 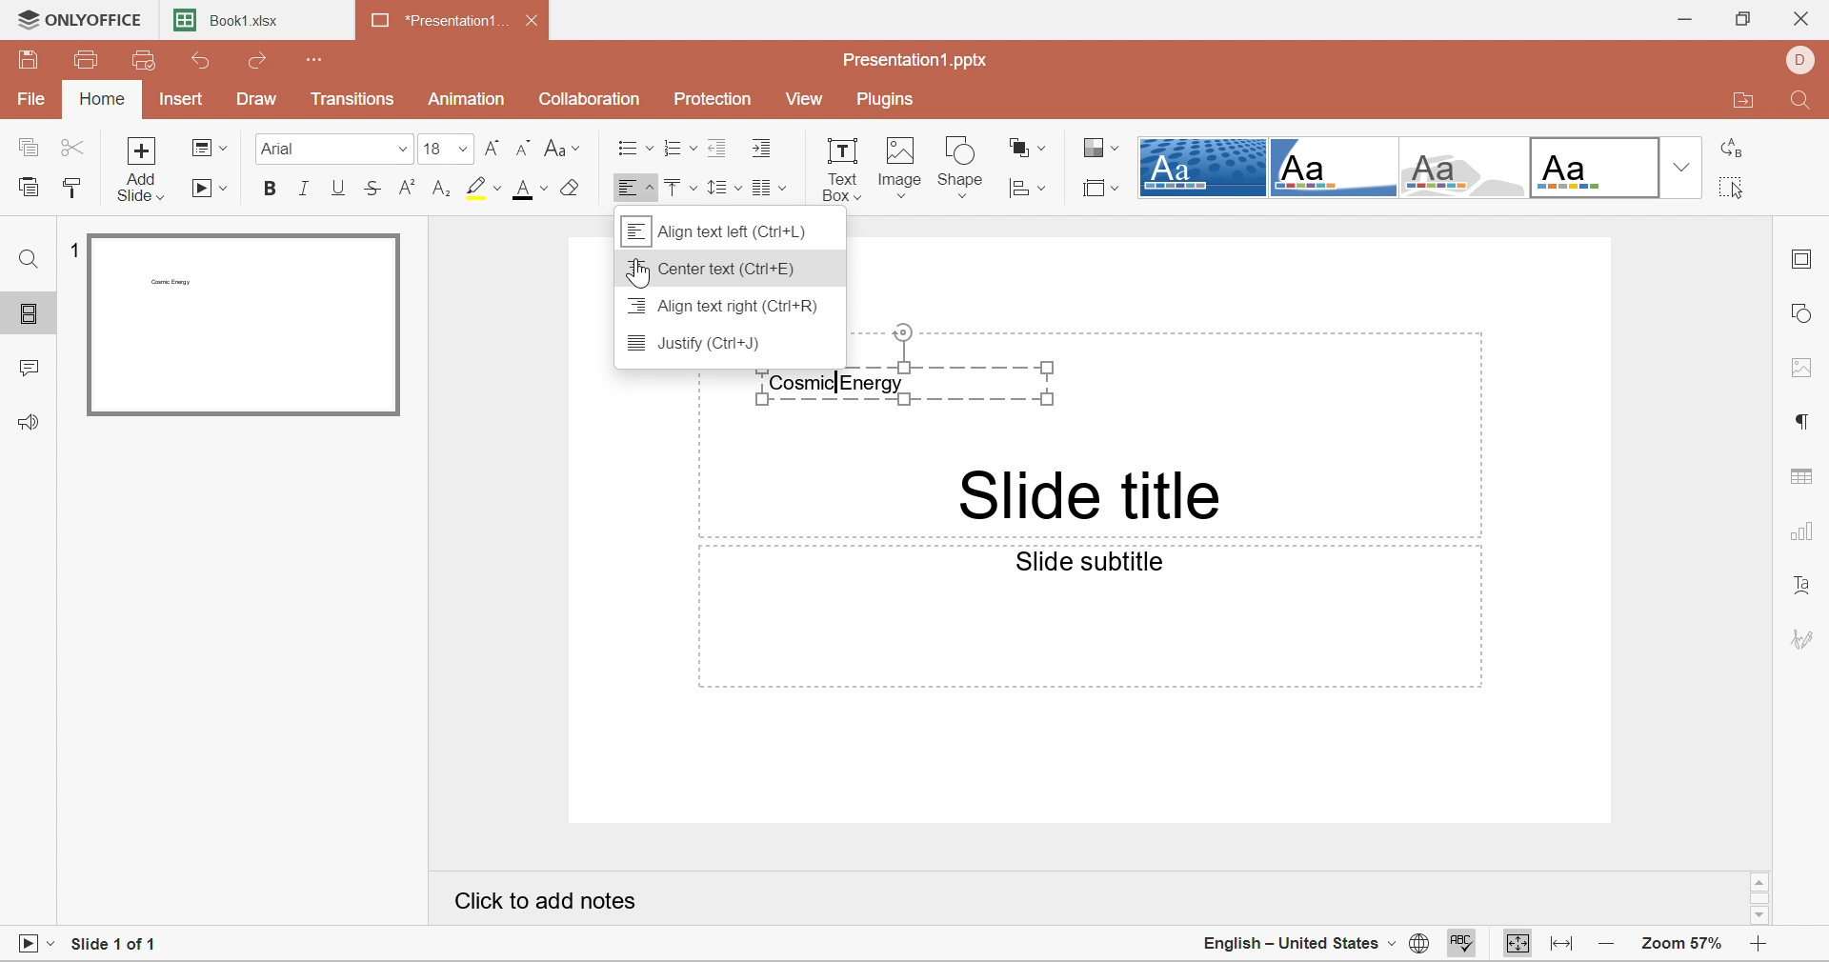 I want to click on English - United States, so click(x=1289, y=943).